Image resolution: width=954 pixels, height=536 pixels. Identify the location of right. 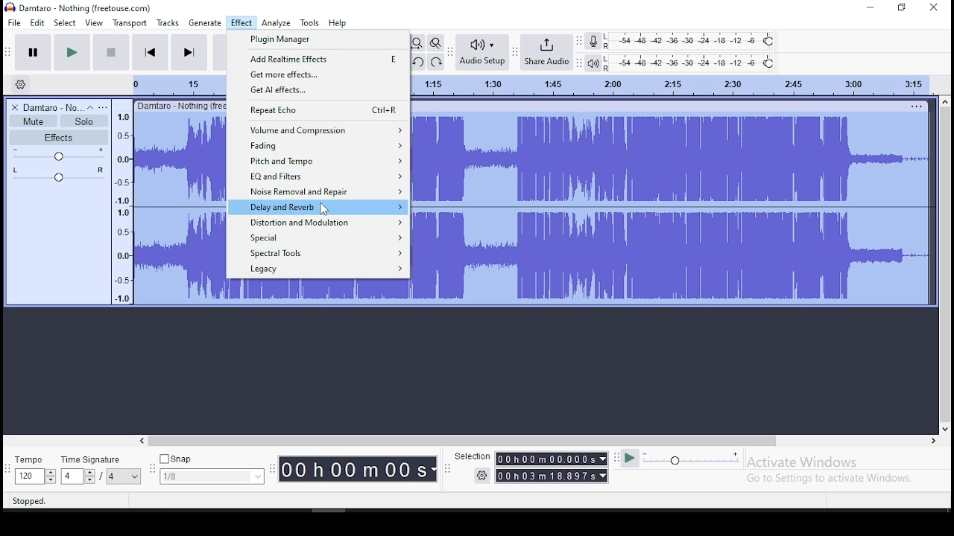
(933, 440).